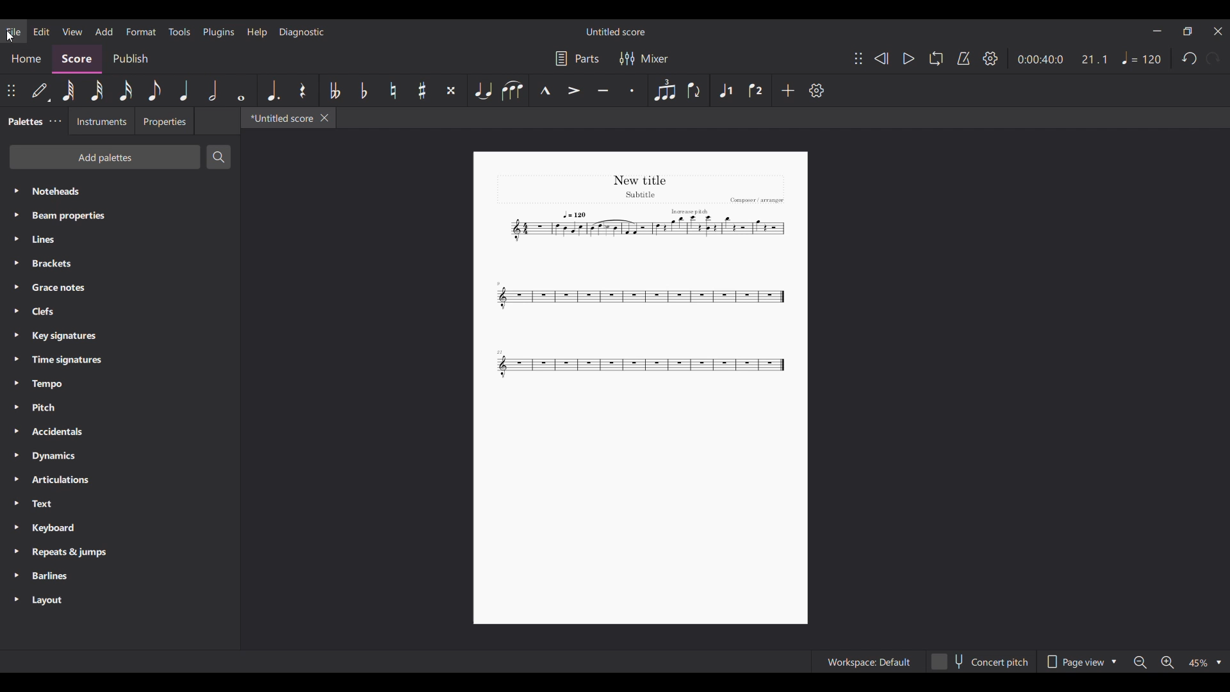 This screenshot has height=692, width=1230. What do you see at coordinates (578, 58) in the screenshot?
I see `Parts settings` at bounding box center [578, 58].